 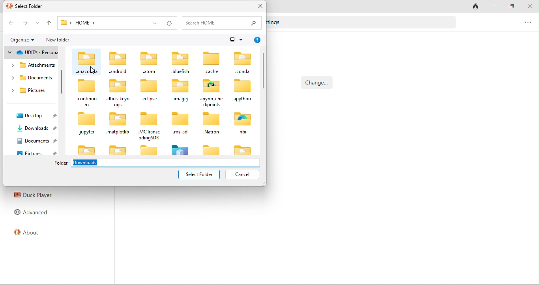 I want to click on icons, so click(x=165, y=148).